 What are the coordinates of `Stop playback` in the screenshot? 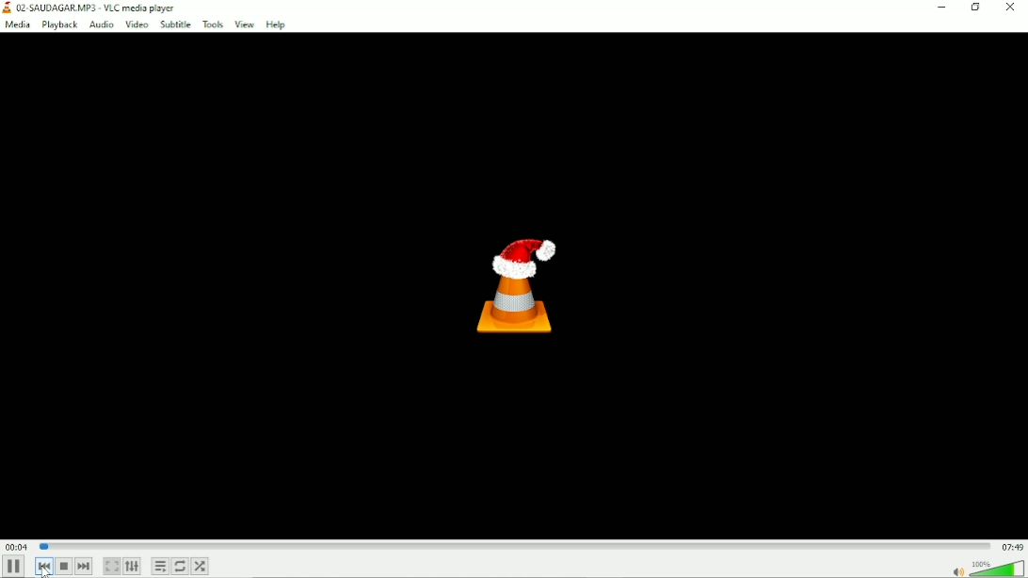 It's located at (64, 566).